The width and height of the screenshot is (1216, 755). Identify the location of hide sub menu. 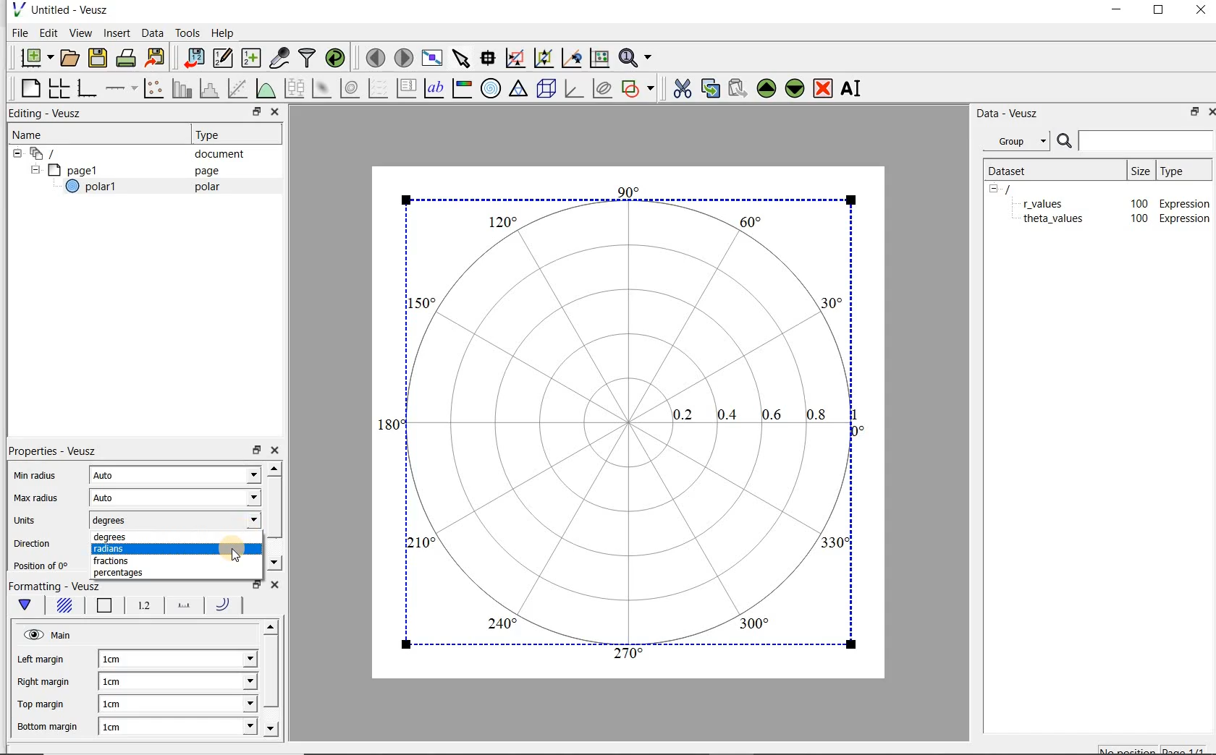
(30, 171).